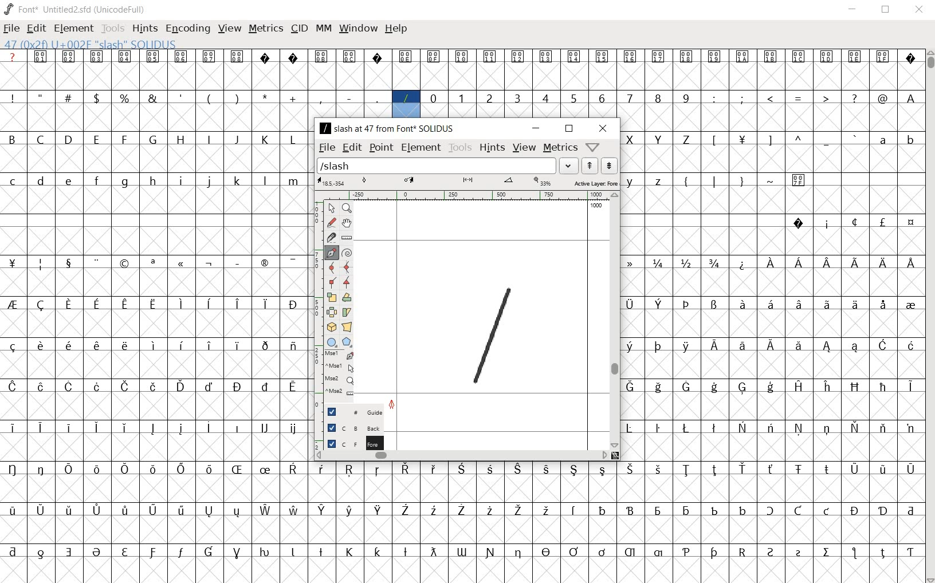 This screenshot has height=583, width=935. What do you see at coordinates (156, 385) in the screenshot?
I see `special letters` at bounding box center [156, 385].